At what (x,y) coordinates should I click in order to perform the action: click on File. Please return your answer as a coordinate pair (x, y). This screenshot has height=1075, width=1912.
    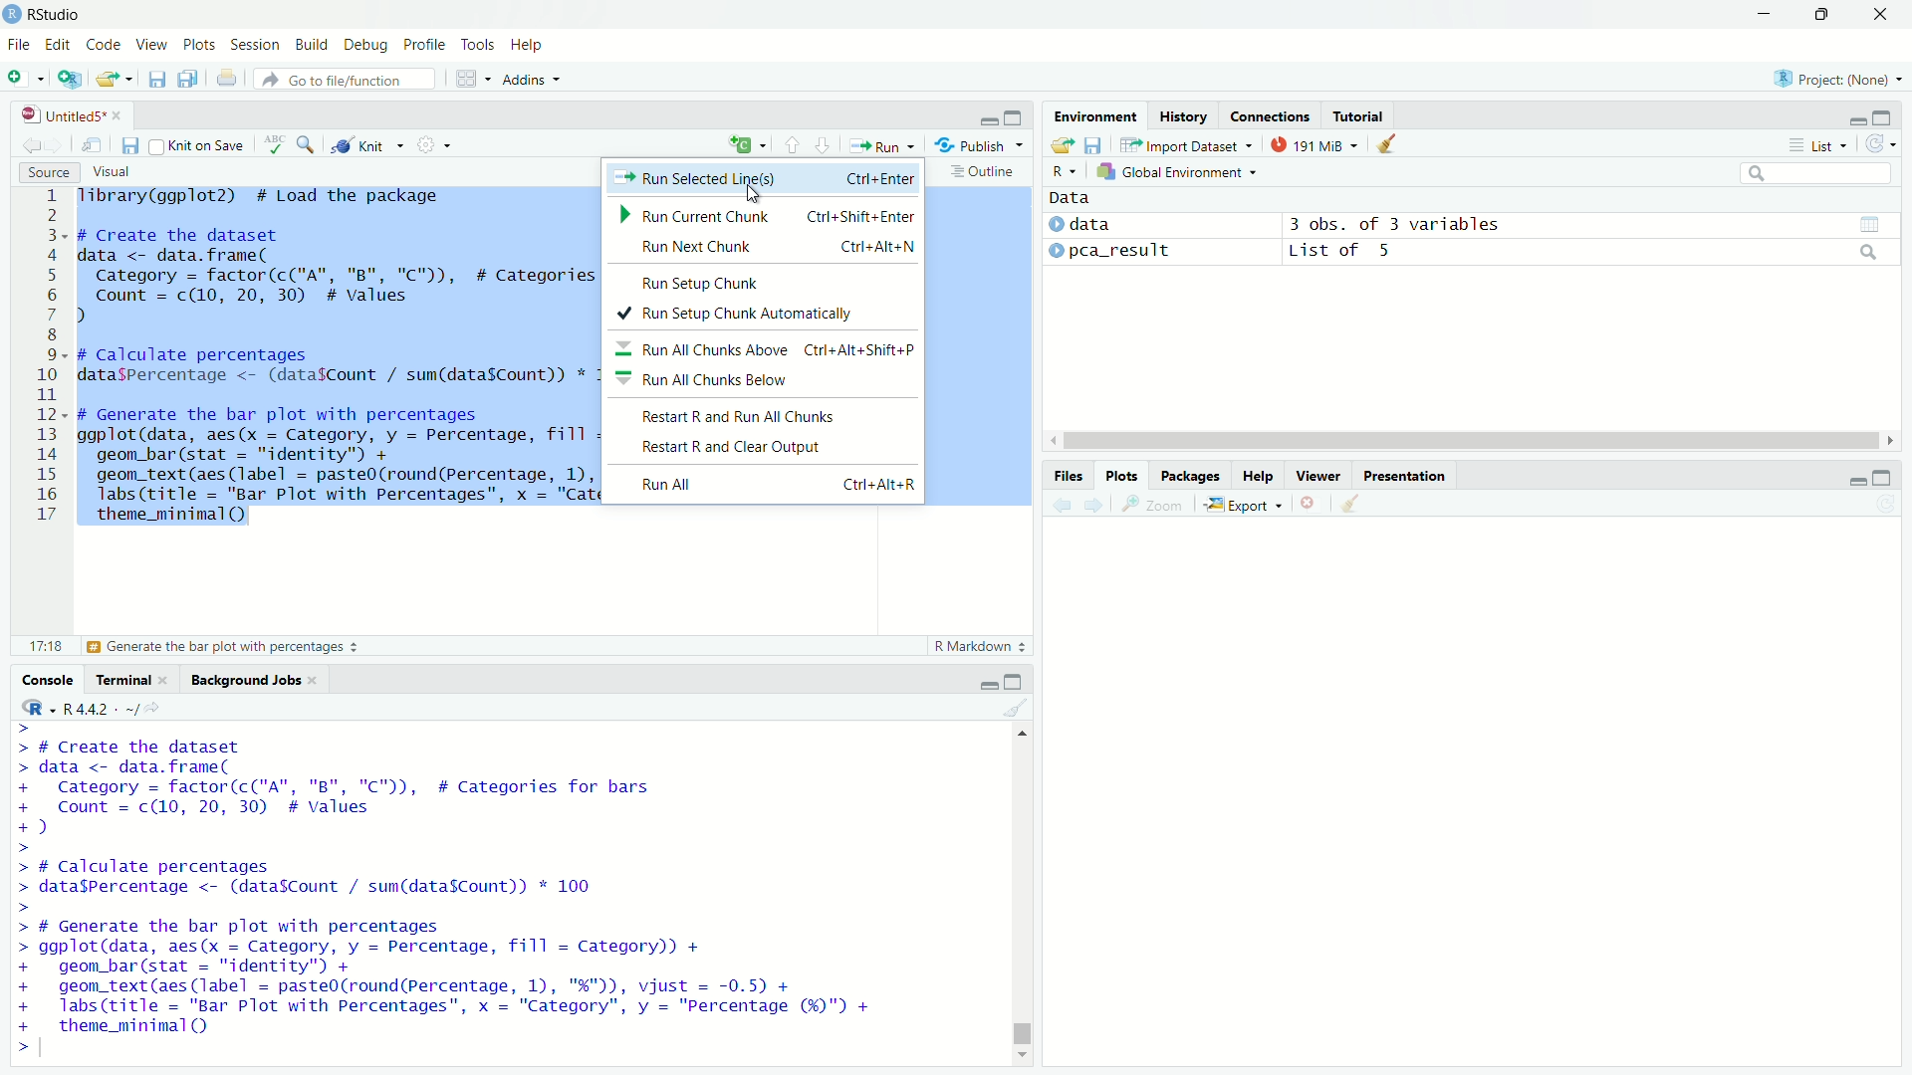
    Looking at the image, I should click on (20, 46).